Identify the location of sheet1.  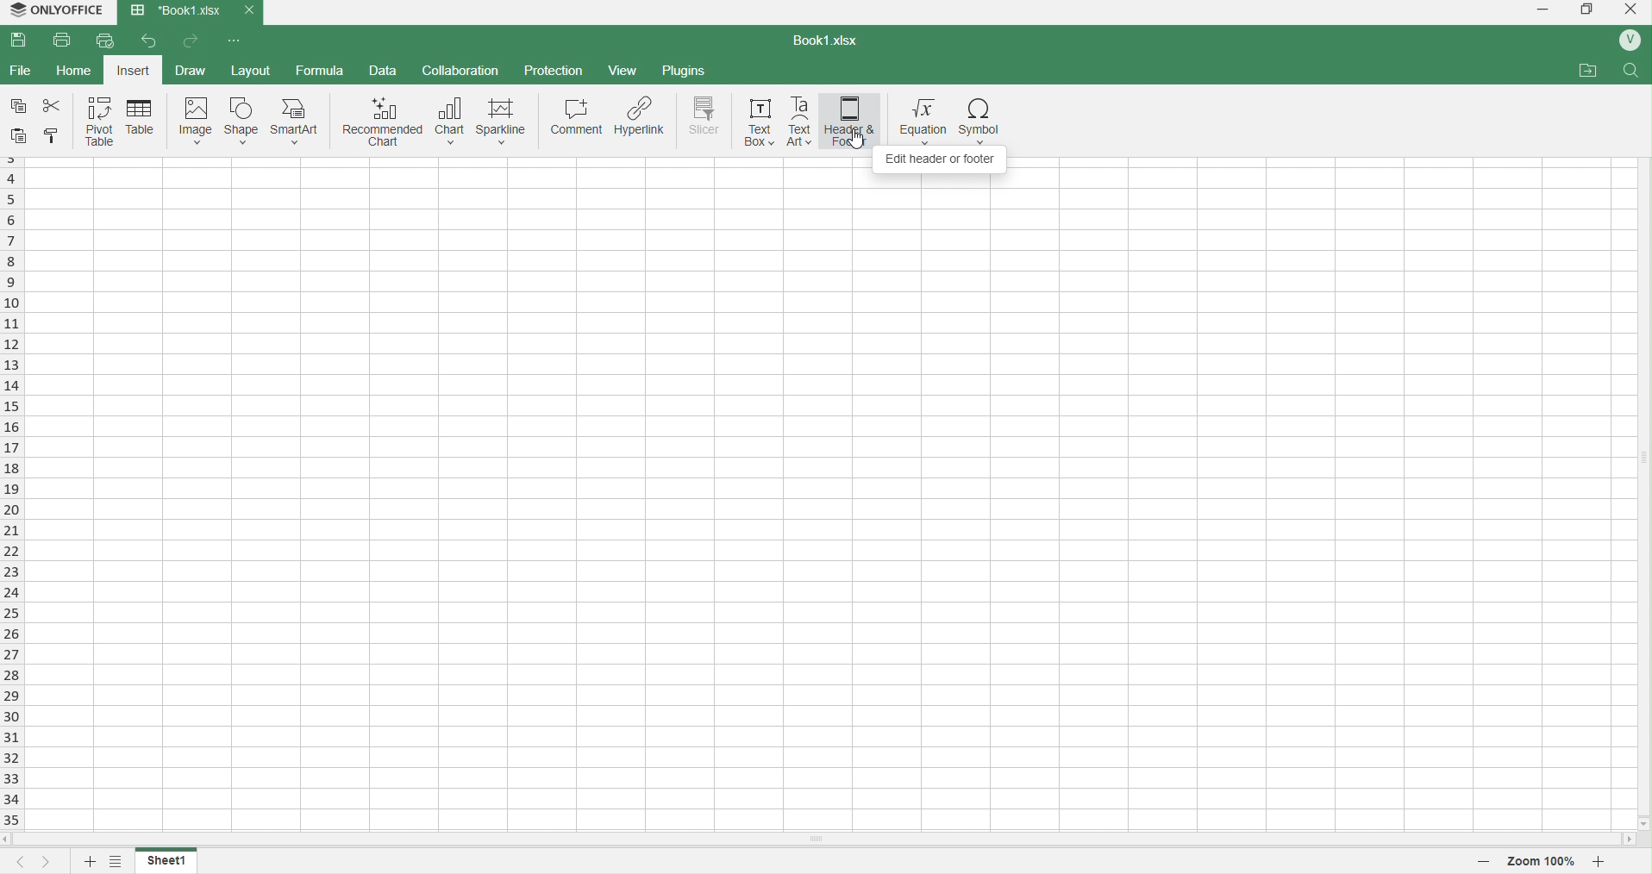
(168, 859).